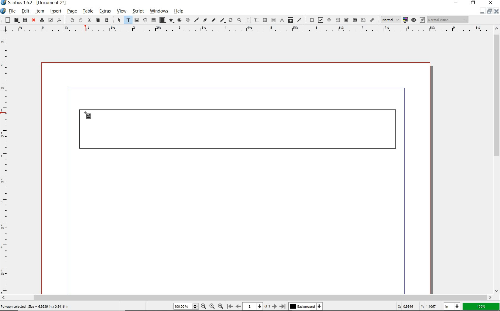 This screenshot has height=311, width=500. I want to click on line, so click(197, 20).